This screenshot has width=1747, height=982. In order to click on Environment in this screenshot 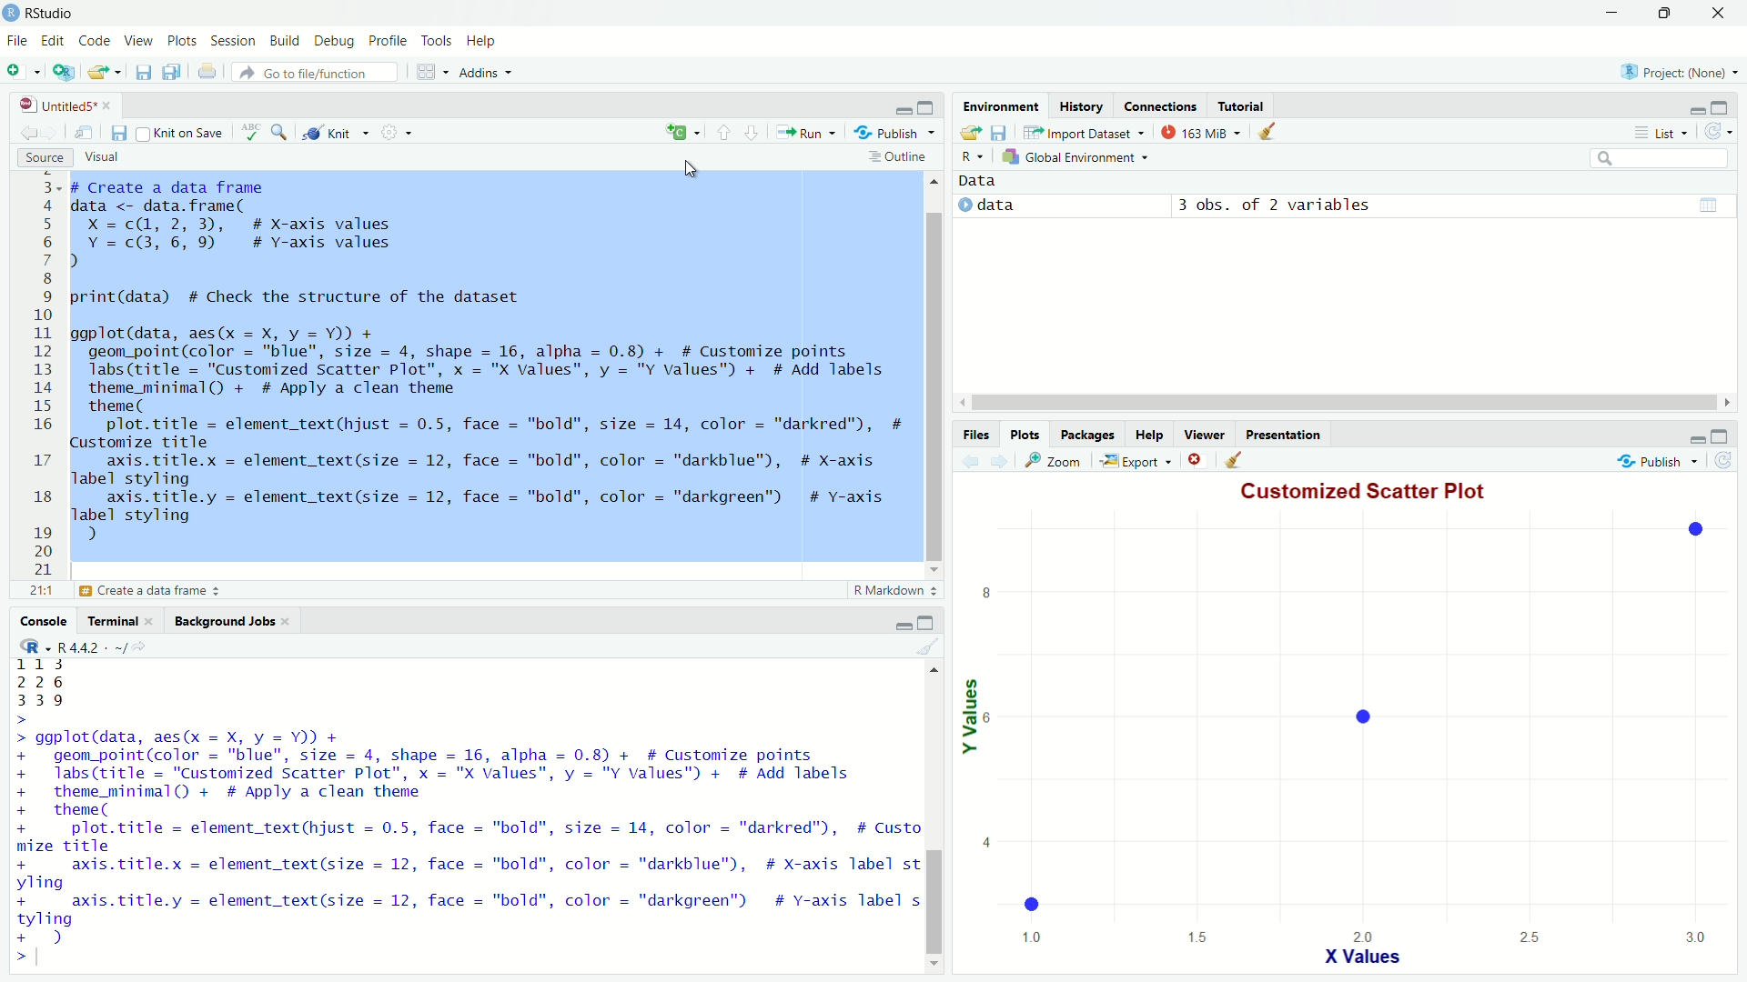, I will do `click(1001, 105)`.